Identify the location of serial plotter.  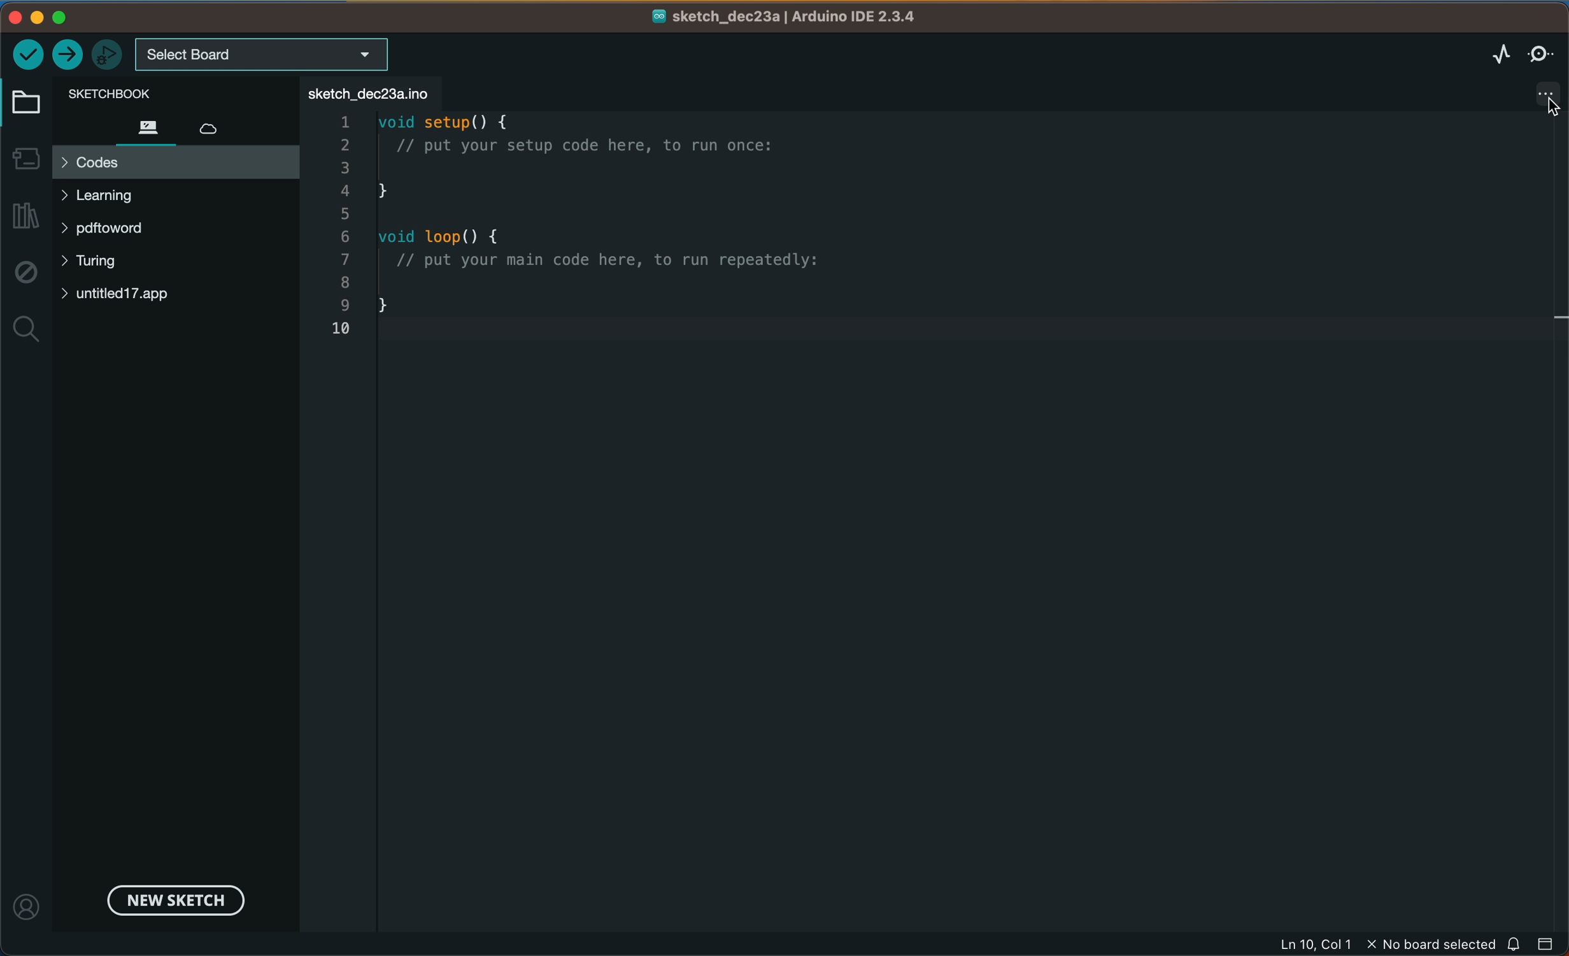
(1486, 54).